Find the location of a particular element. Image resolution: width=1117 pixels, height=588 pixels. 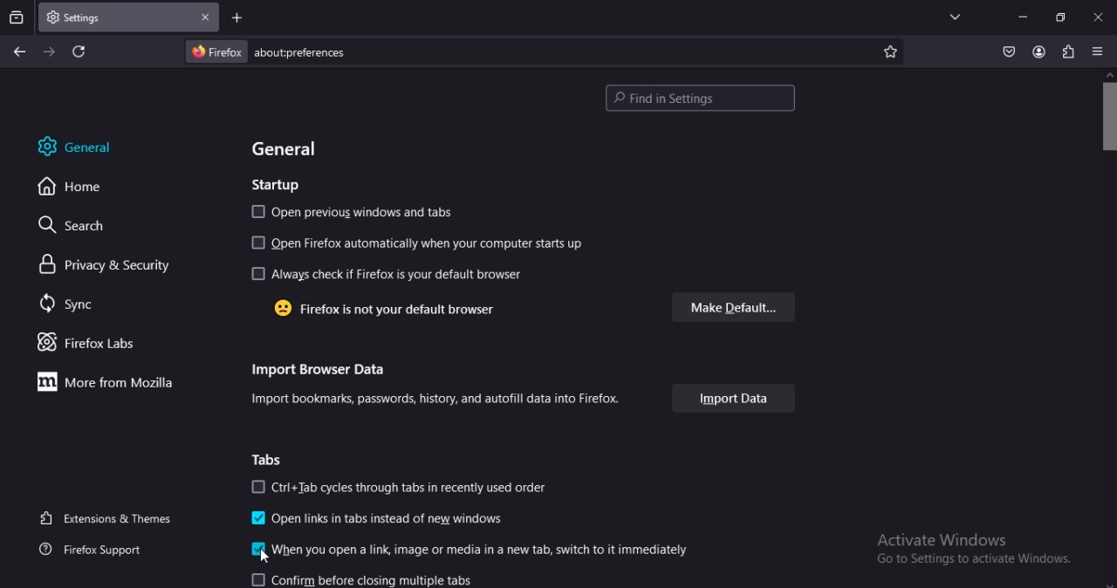

reload current page is located at coordinates (78, 51).